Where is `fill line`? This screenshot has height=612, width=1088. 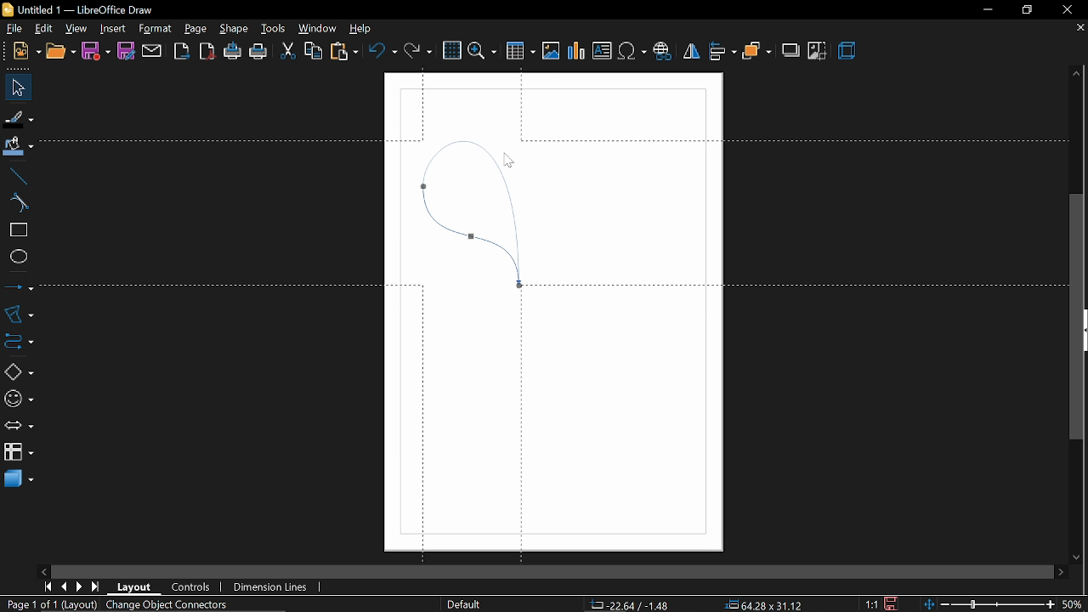
fill line is located at coordinates (20, 117).